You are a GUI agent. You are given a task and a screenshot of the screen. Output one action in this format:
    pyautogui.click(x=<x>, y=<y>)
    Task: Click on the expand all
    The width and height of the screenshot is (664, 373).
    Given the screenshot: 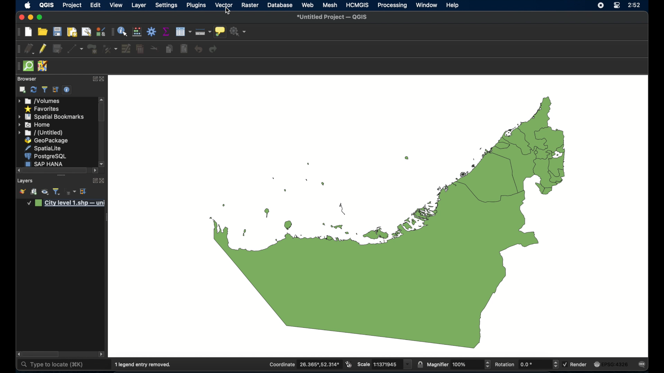 What is the action you would take?
    pyautogui.click(x=84, y=191)
    